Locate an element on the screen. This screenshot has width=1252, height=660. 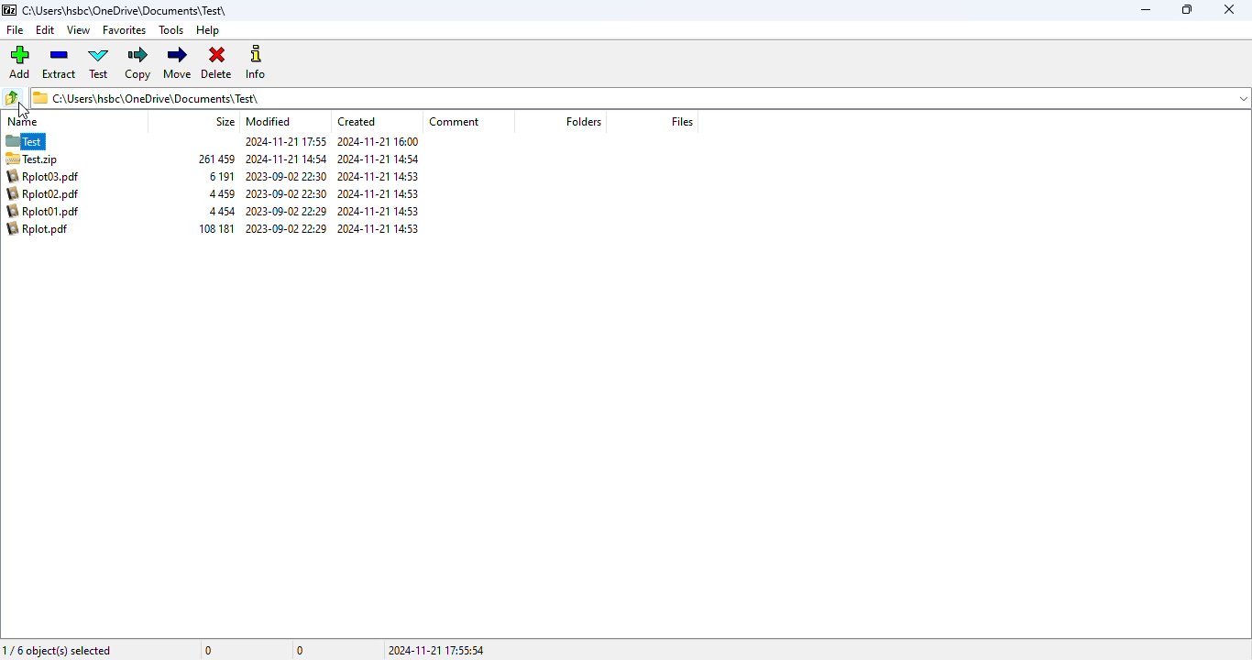
copy is located at coordinates (139, 63).